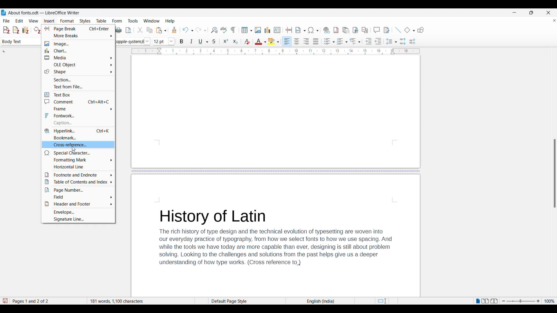 Image resolution: width=557 pixels, height=313 pixels. What do you see at coordinates (78, 109) in the screenshot?
I see `Frame options` at bounding box center [78, 109].